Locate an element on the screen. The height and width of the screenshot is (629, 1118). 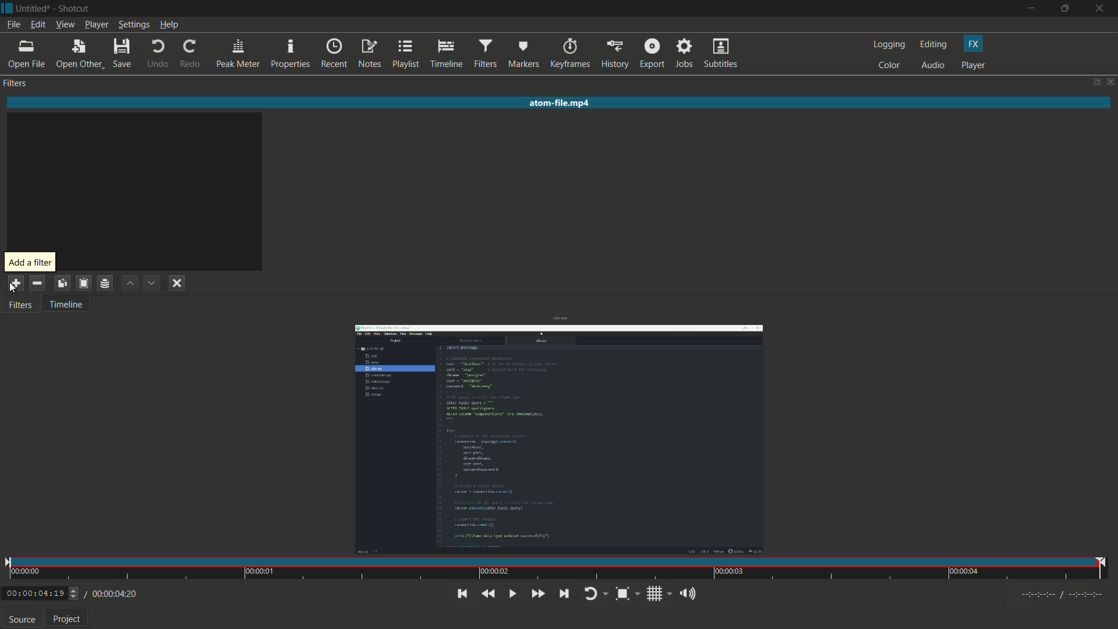
editing is located at coordinates (936, 44).